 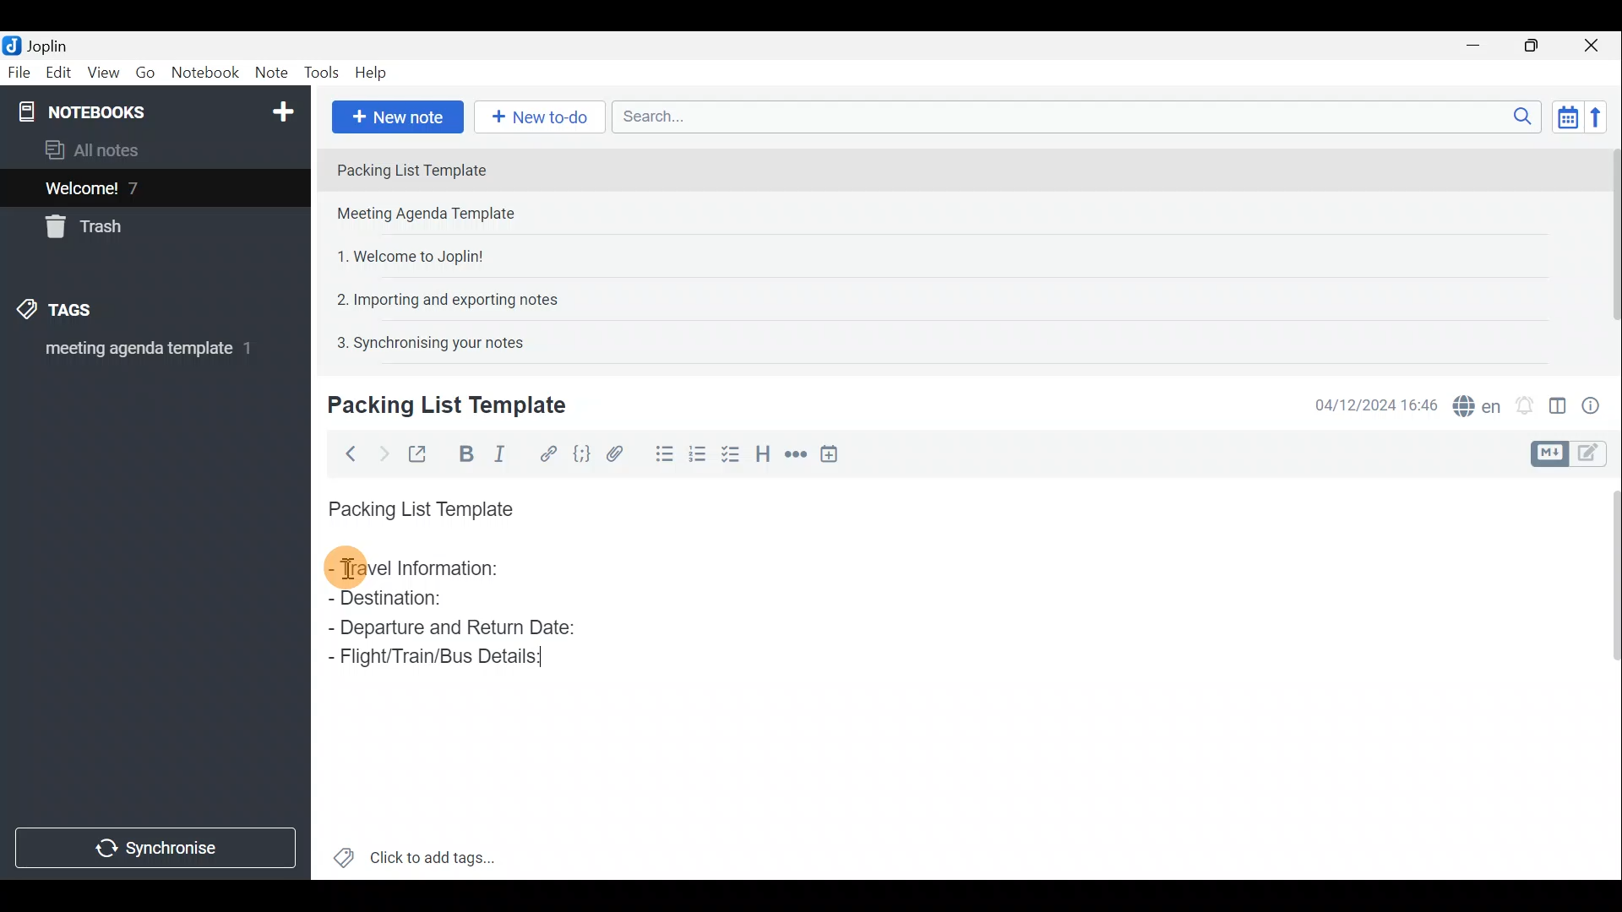 I want to click on Tools, so click(x=324, y=73).